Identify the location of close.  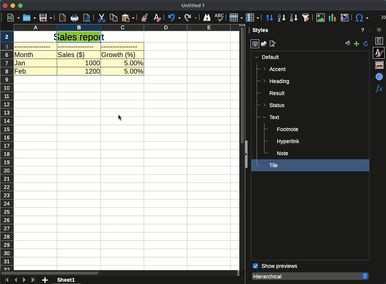
(5, 6).